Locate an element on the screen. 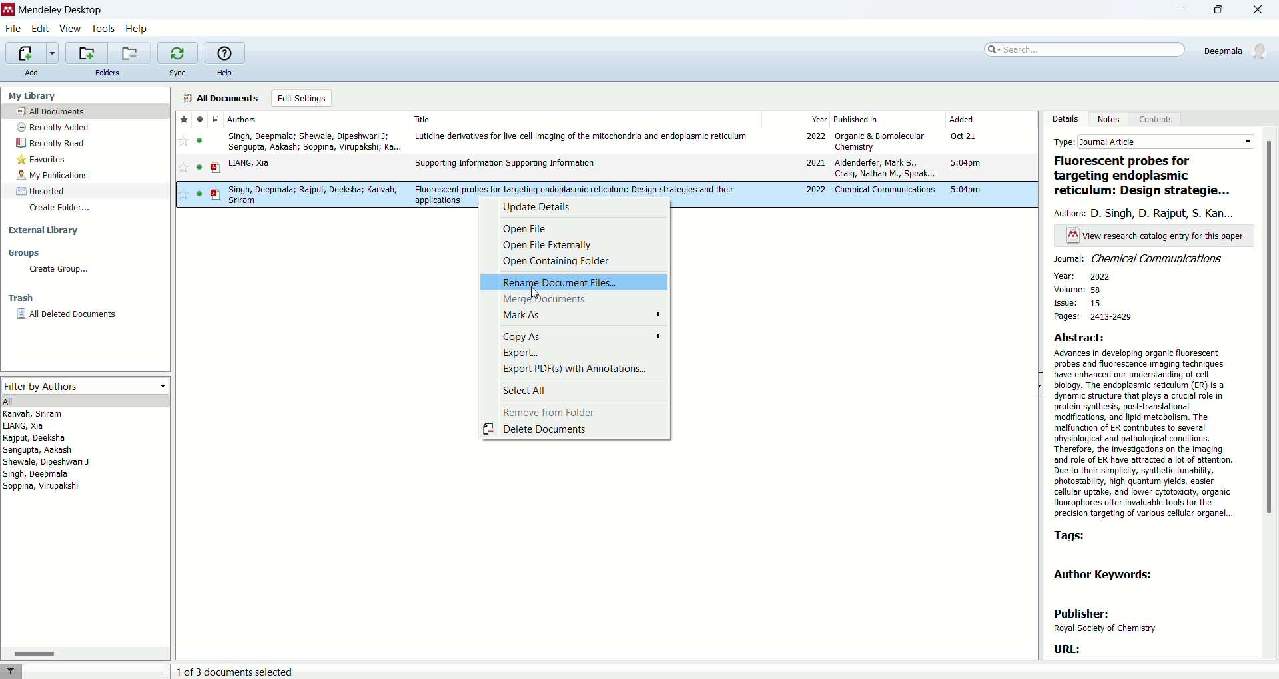 Image resolution: width=1279 pixels, height=679 pixels. remove from folder is located at coordinates (572, 412).